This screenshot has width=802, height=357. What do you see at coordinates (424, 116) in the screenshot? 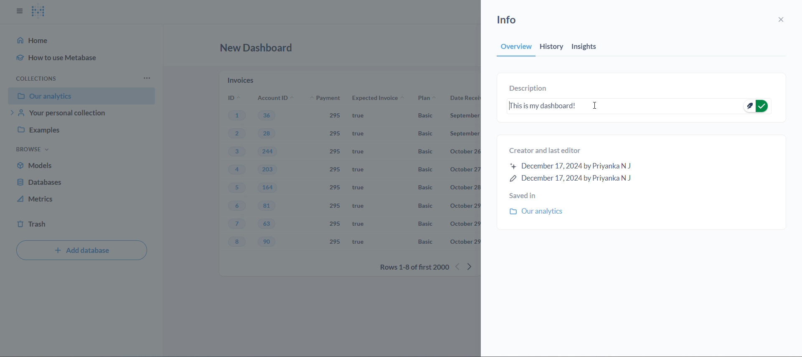
I see `Basic` at bounding box center [424, 116].